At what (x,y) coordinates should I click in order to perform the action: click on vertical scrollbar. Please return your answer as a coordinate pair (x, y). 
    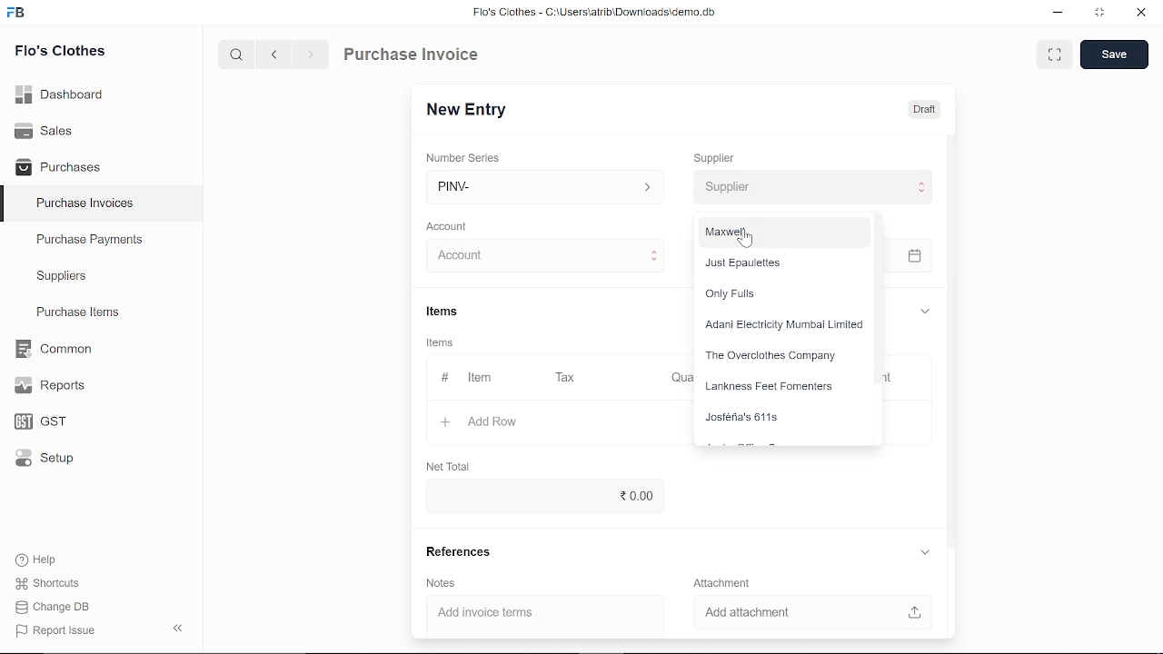
    Looking at the image, I should click on (951, 339).